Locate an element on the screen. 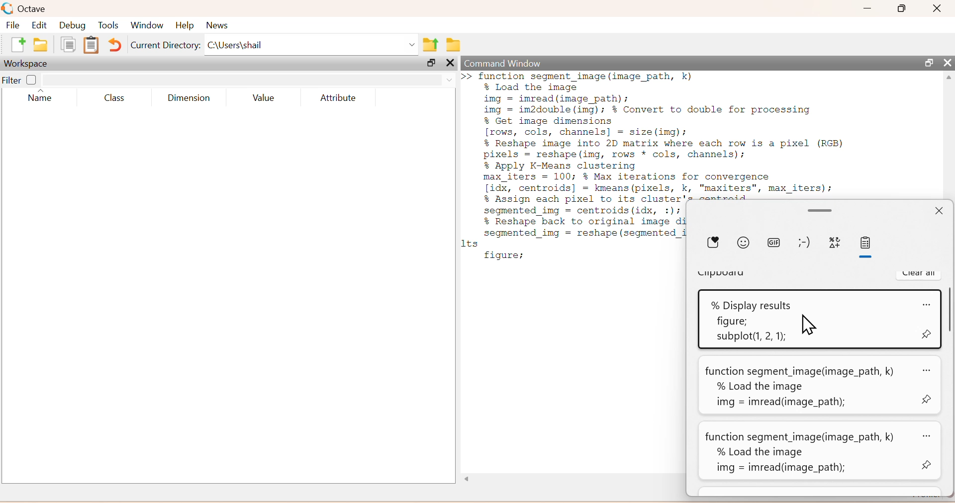  scroll up is located at coordinates (948, 79).